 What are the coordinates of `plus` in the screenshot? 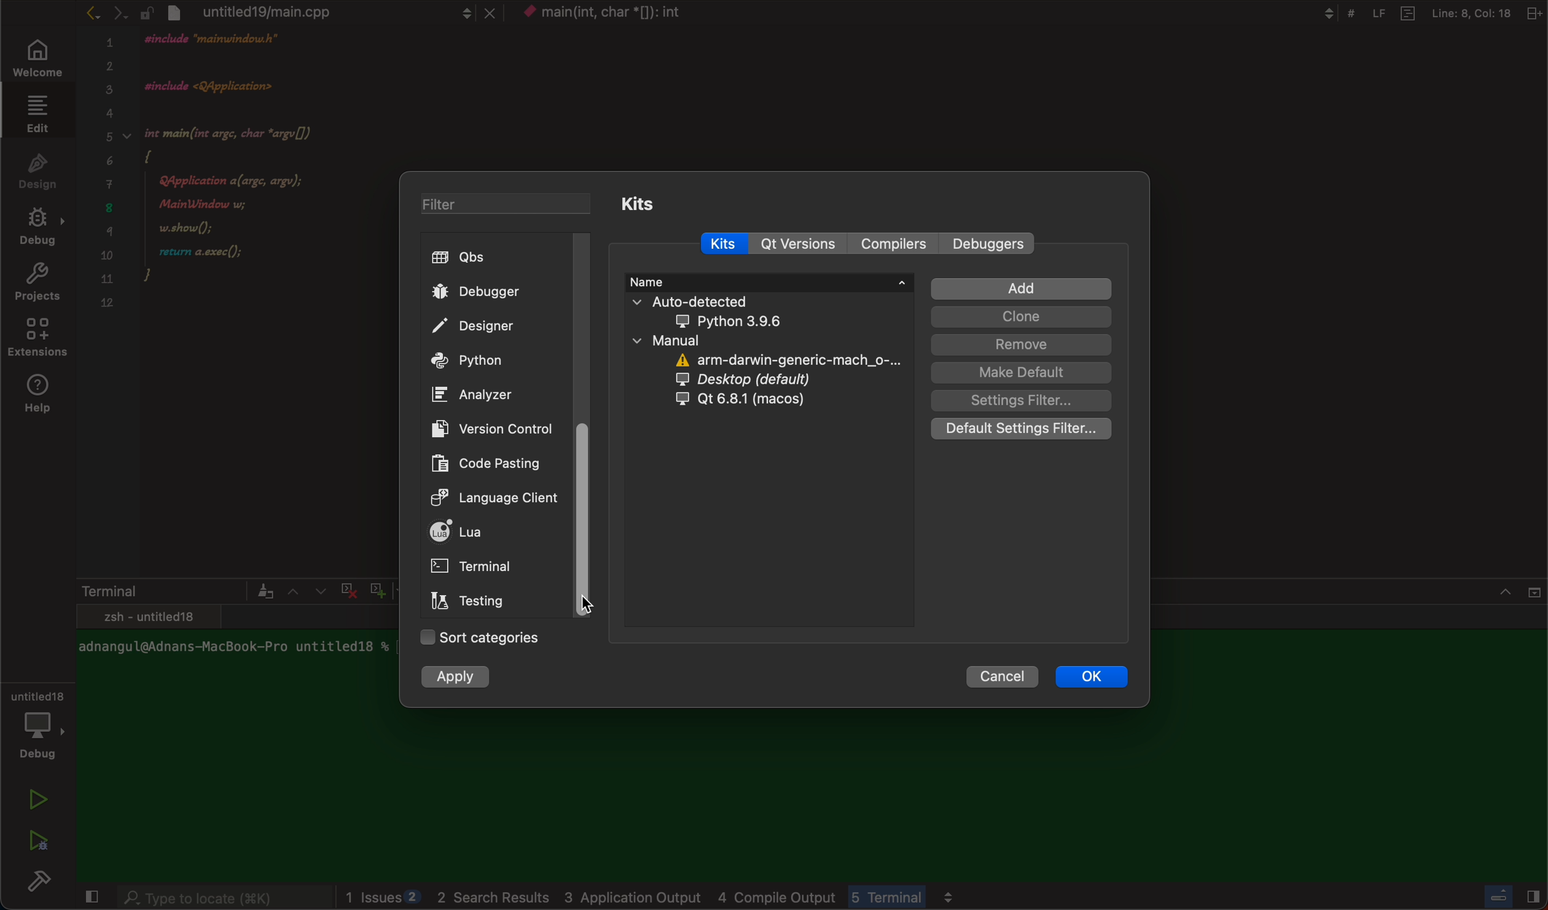 It's located at (375, 588).